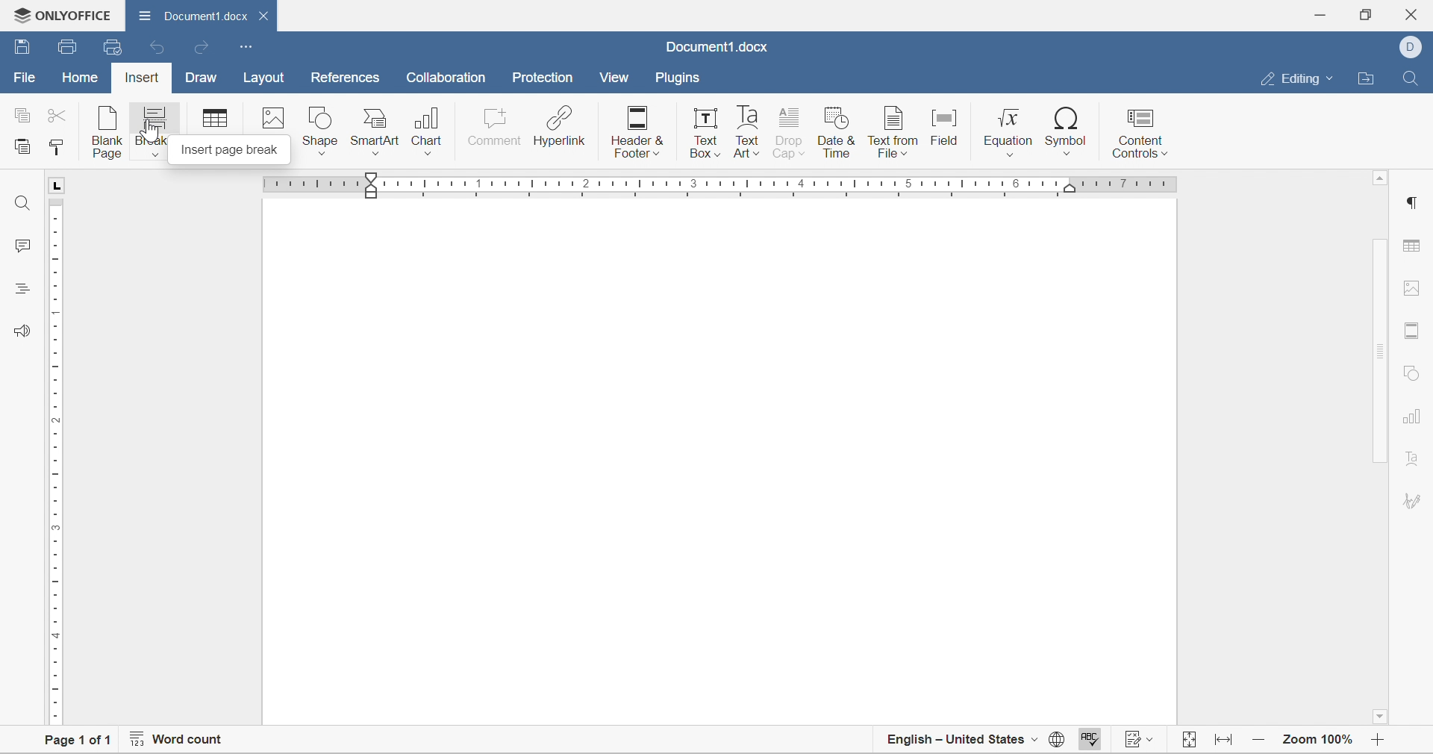 The height and width of the screenshot is (754, 1433). Describe the element at coordinates (265, 78) in the screenshot. I see `Layout` at that location.